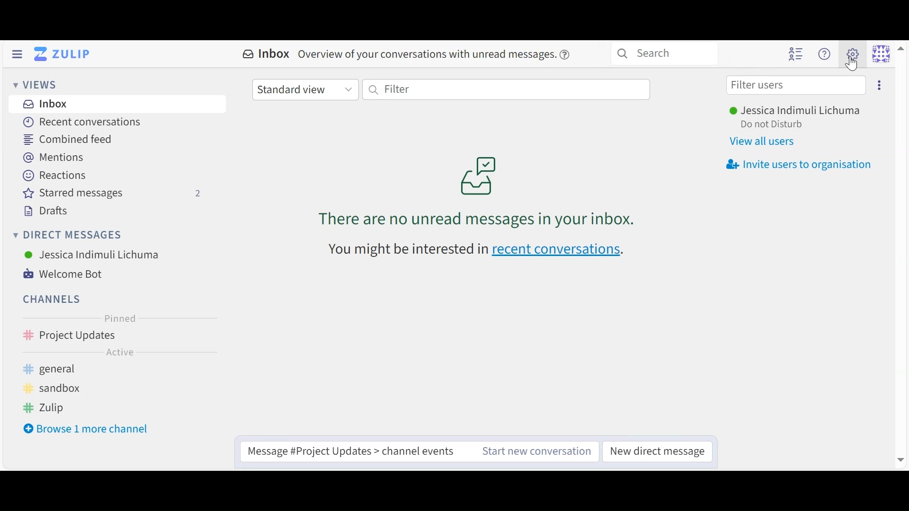 Image resolution: width=909 pixels, height=511 pixels. What do you see at coordinates (118, 354) in the screenshot?
I see `Active` at bounding box center [118, 354].